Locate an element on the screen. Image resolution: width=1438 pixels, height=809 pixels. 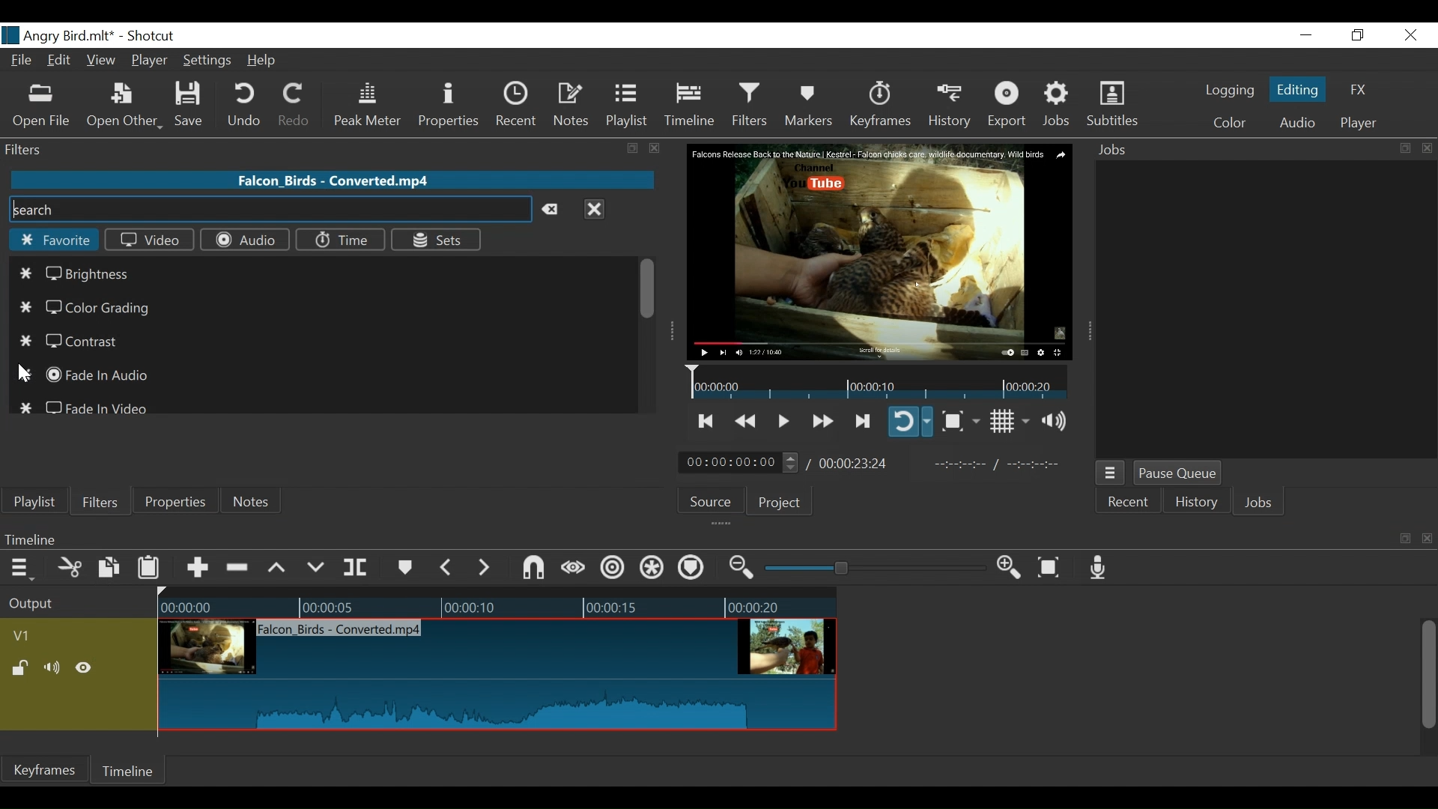
Settings is located at coordinates (208, 62).